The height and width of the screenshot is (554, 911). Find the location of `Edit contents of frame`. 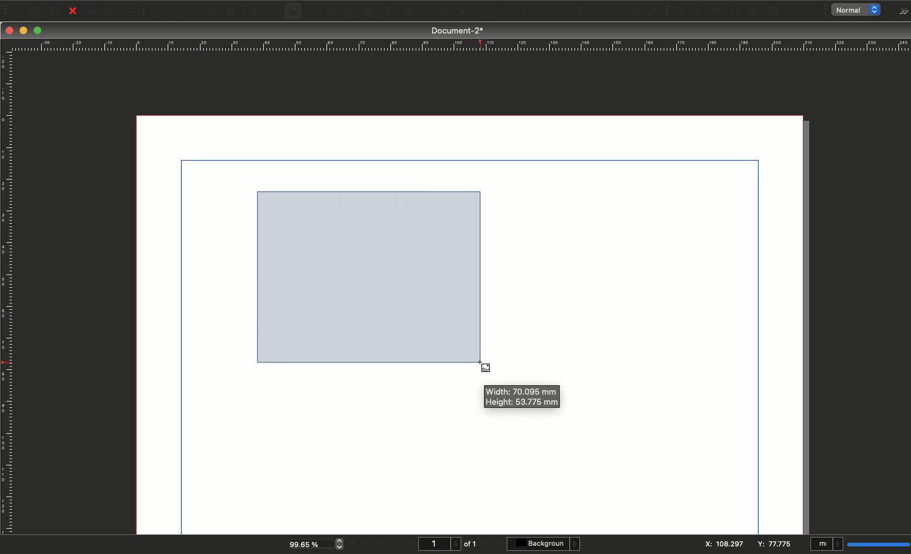

Edit contents of frame is located at coordinates (527, 12).